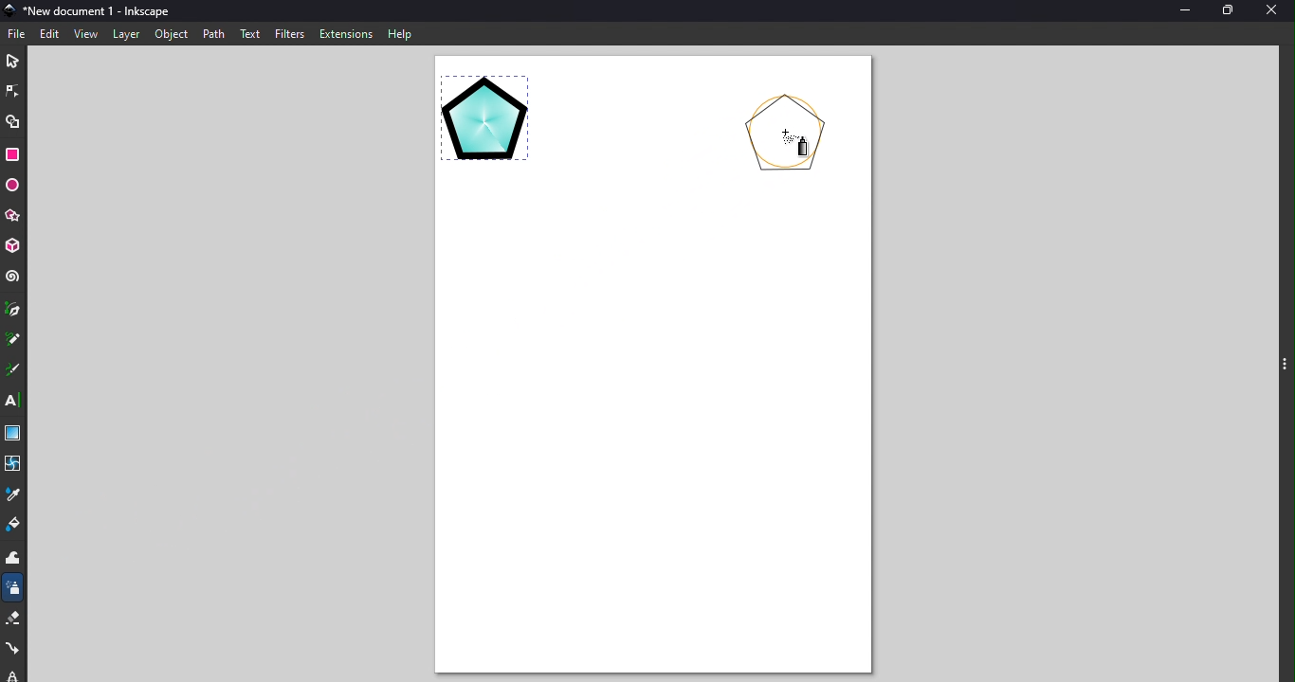 The height and width of the screenshot is (682, 1295). What do you see at coordinates (1283, 367) in the screenshot?
I see `Toggle command panel` at bounding box center [1283, 367].